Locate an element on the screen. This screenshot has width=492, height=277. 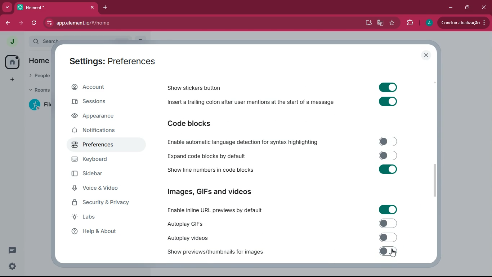
Security & Privacy is located at coordinates (104, 203).